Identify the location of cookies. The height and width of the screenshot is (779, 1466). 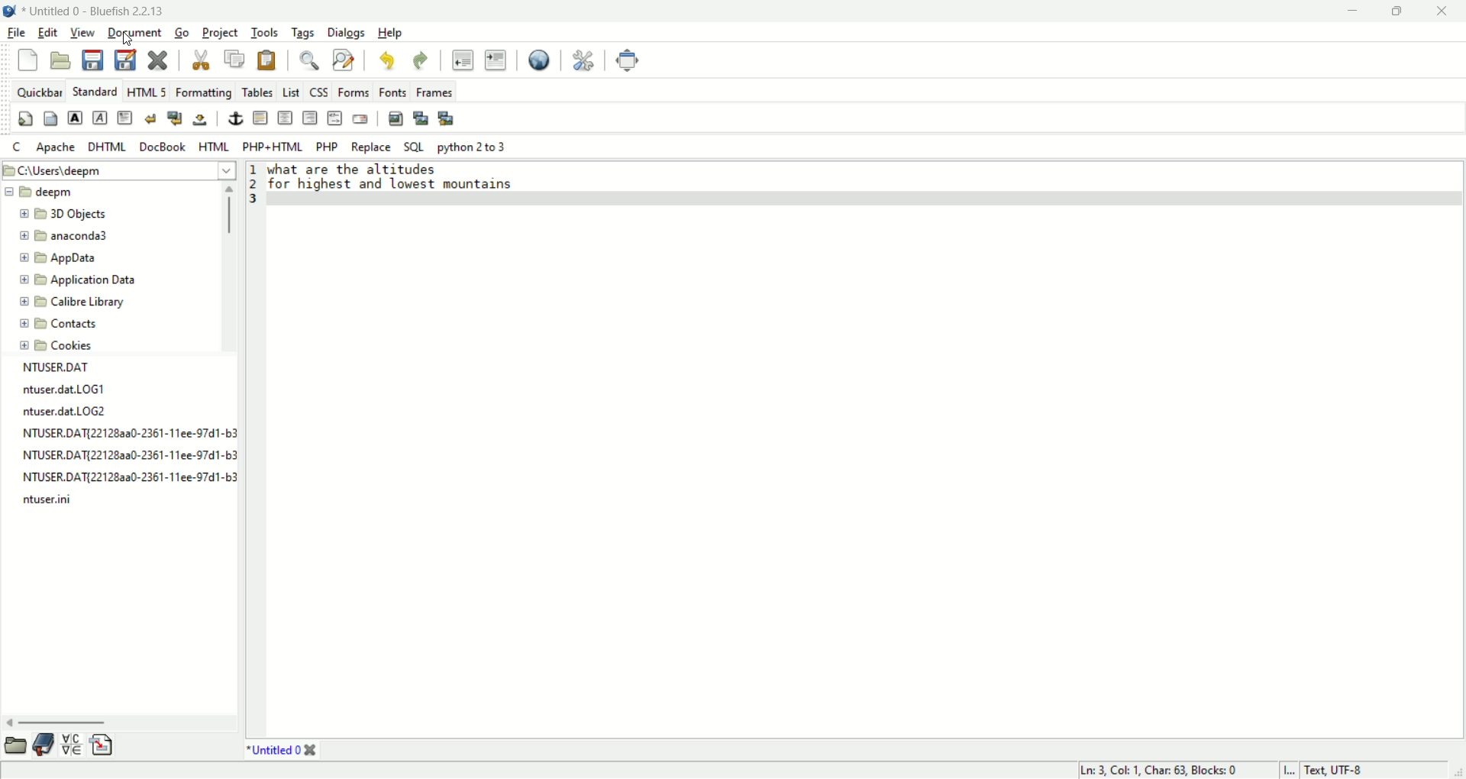
(58, 347).